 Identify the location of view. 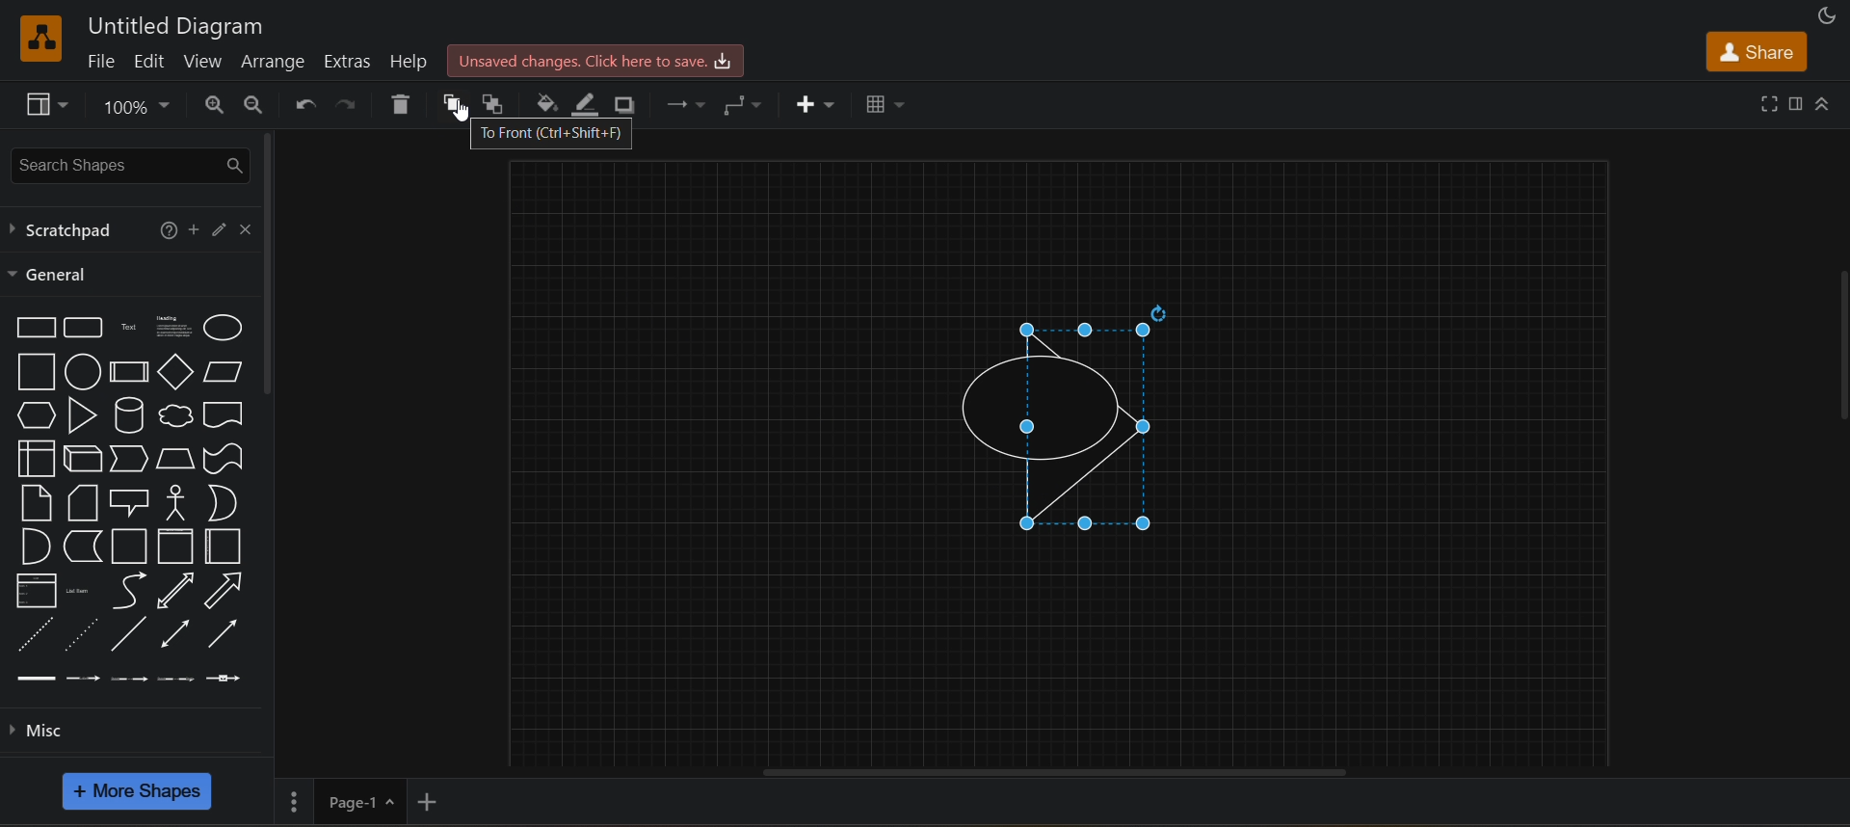
(202, 62).